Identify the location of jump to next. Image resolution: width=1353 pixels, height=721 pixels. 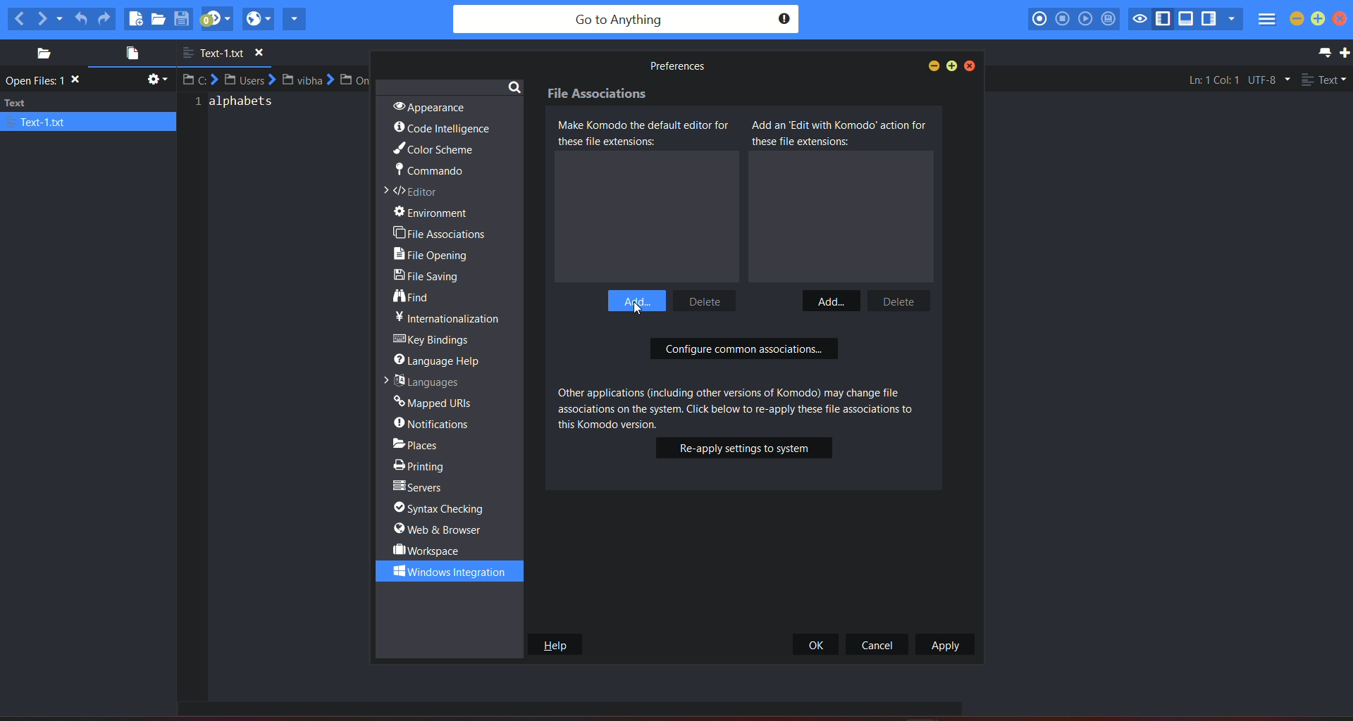
(216, 19).